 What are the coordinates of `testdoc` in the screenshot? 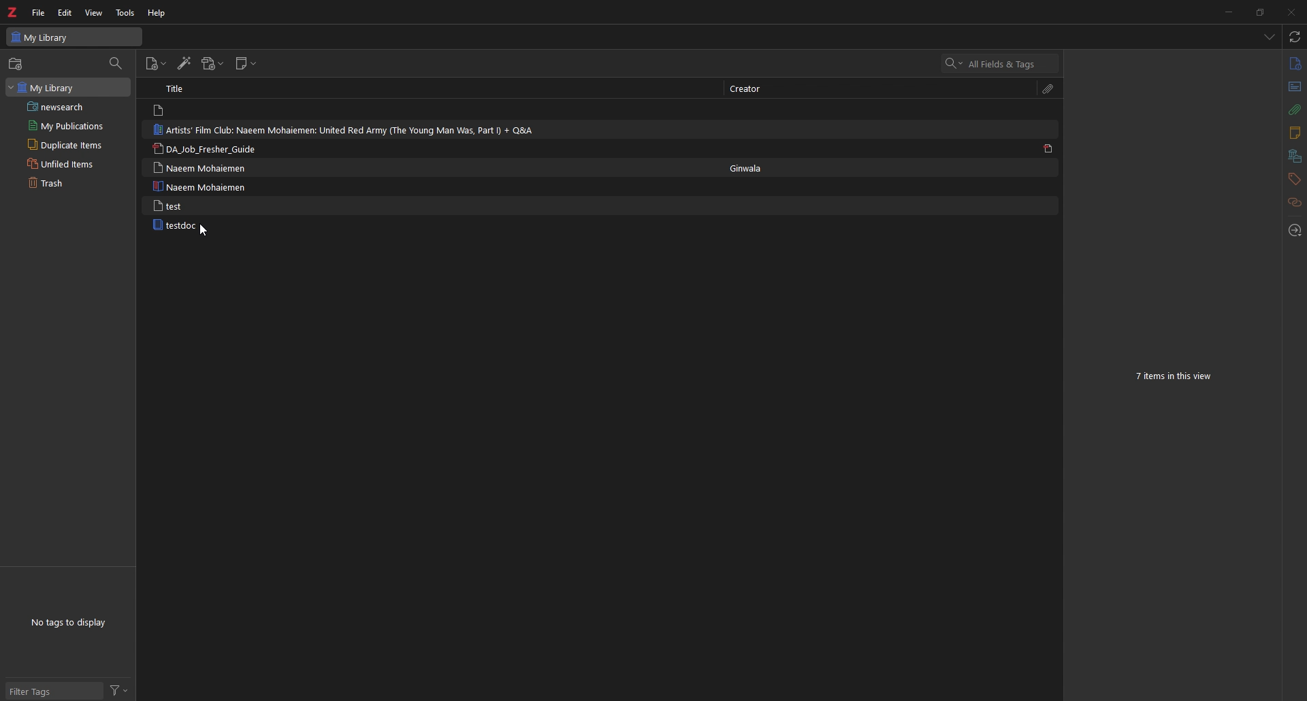 It's located at (177, 225).